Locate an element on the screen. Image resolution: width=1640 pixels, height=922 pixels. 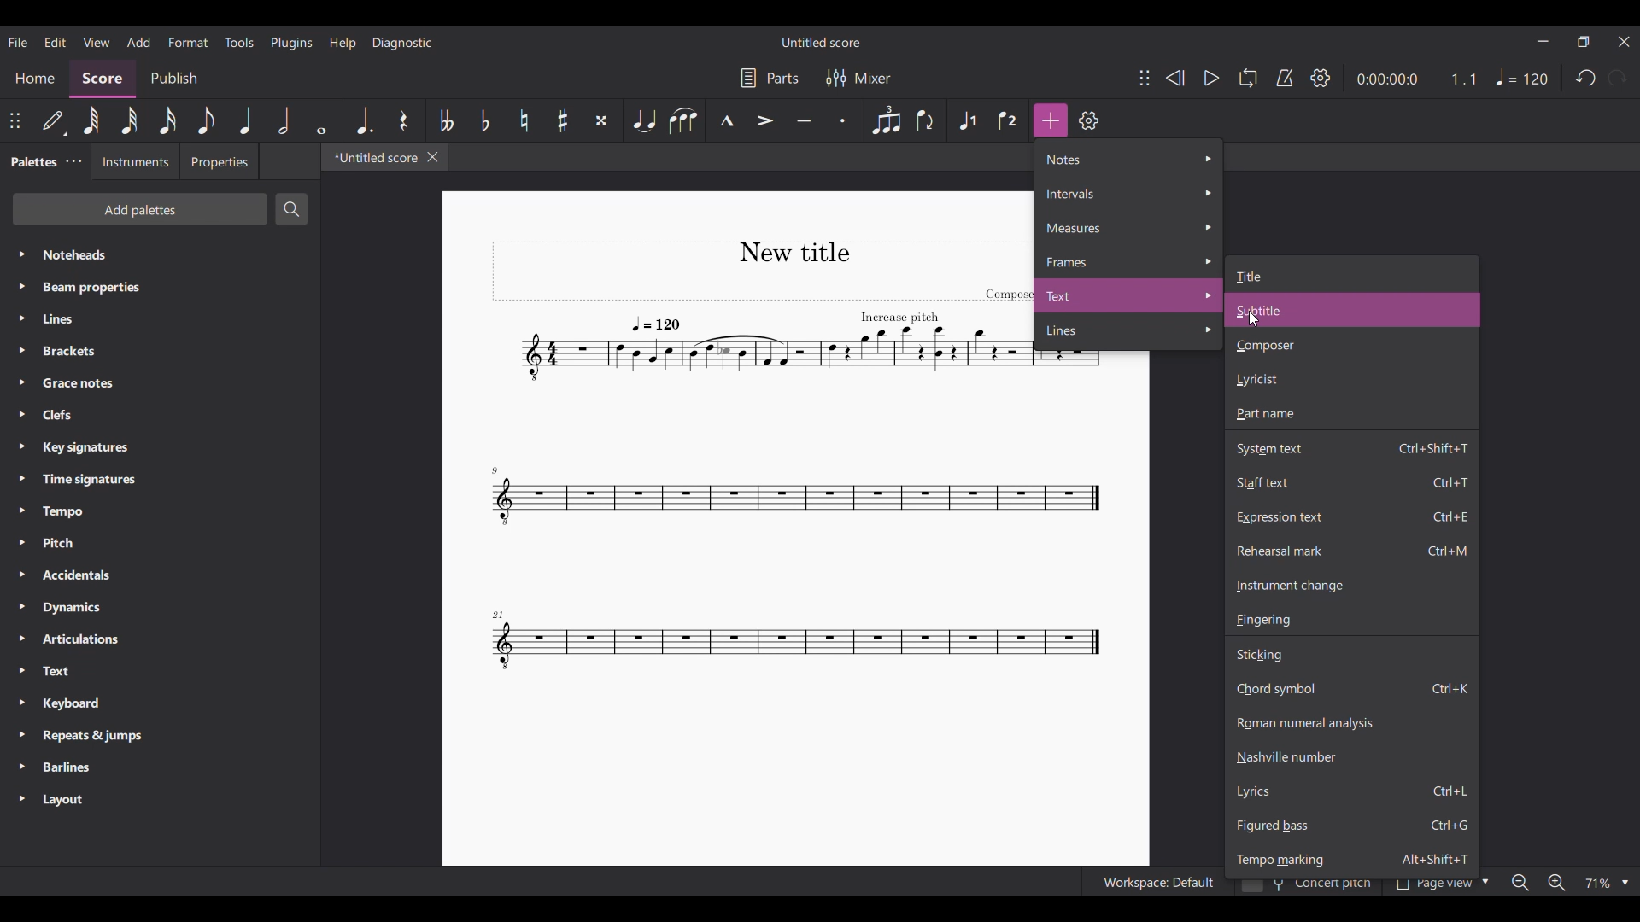
Properties is located at coordinates (219, 161).